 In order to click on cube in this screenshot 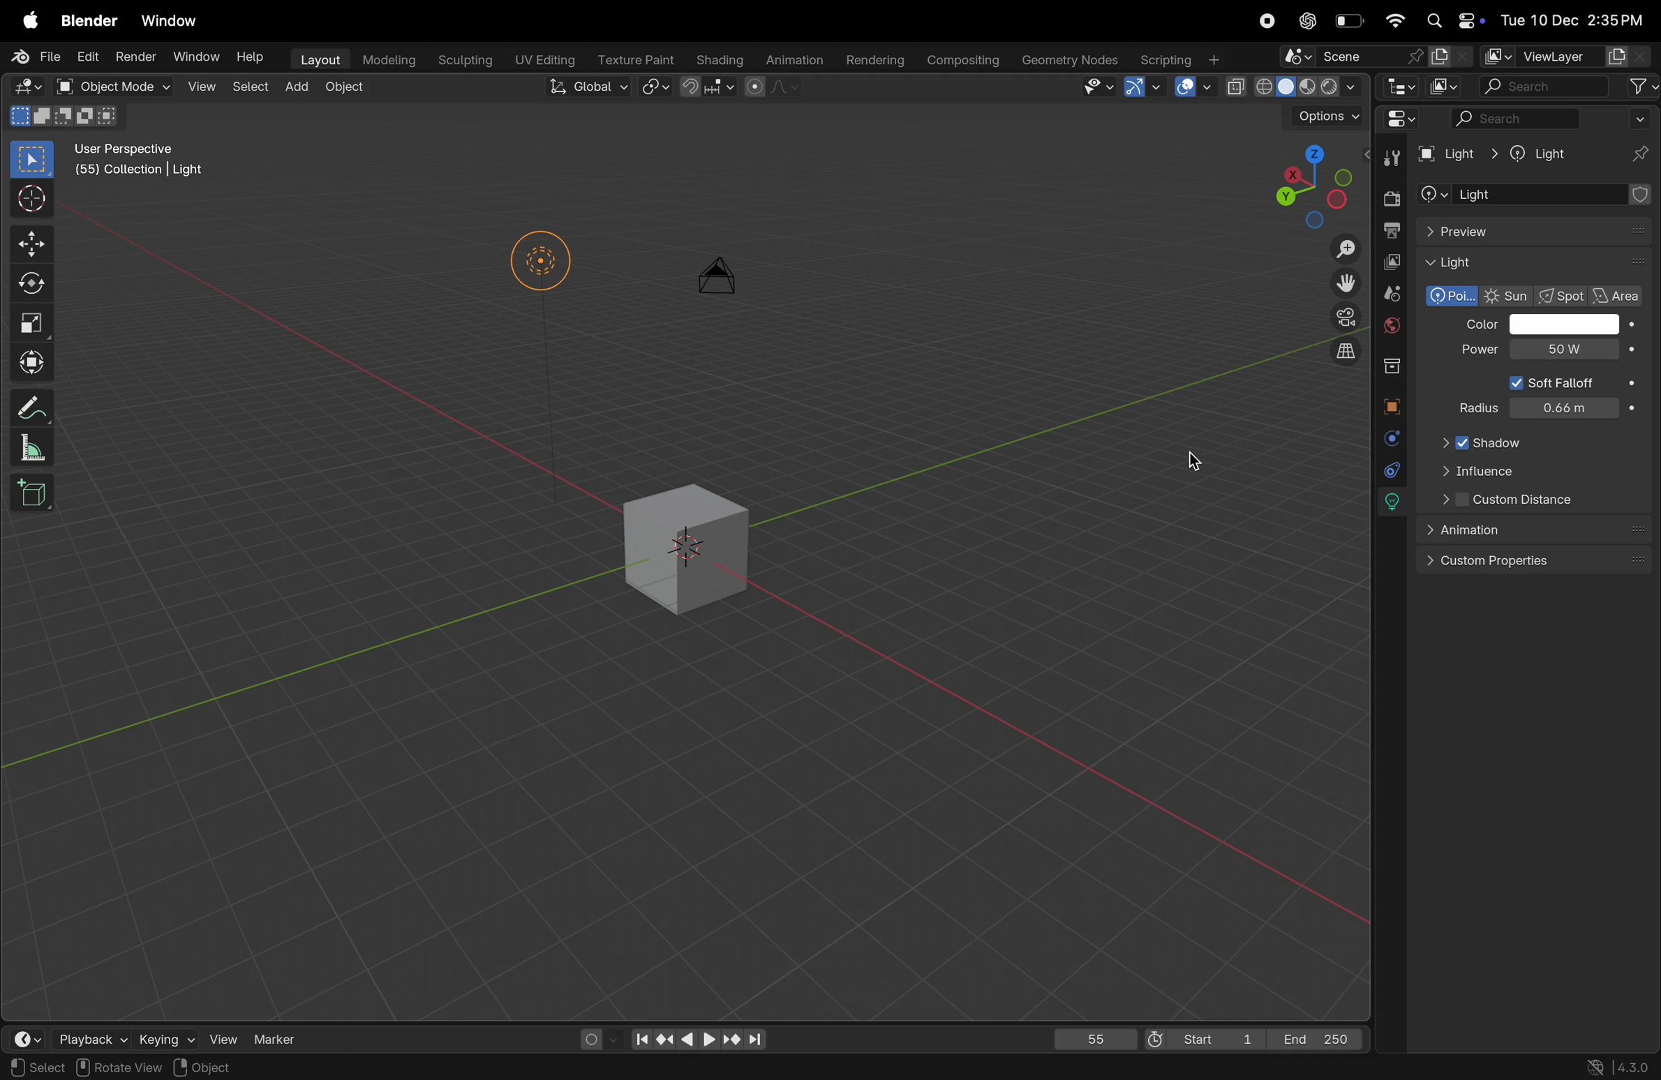, I will do `click(36, 498)`.